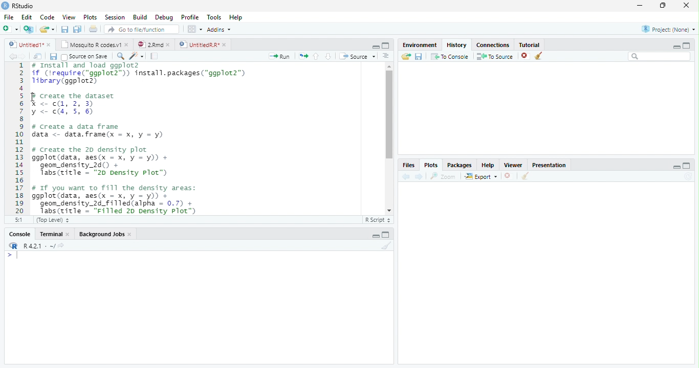  Describe the element at coordinates (155, 57) in the screenshot. I see `compile report` at that location.